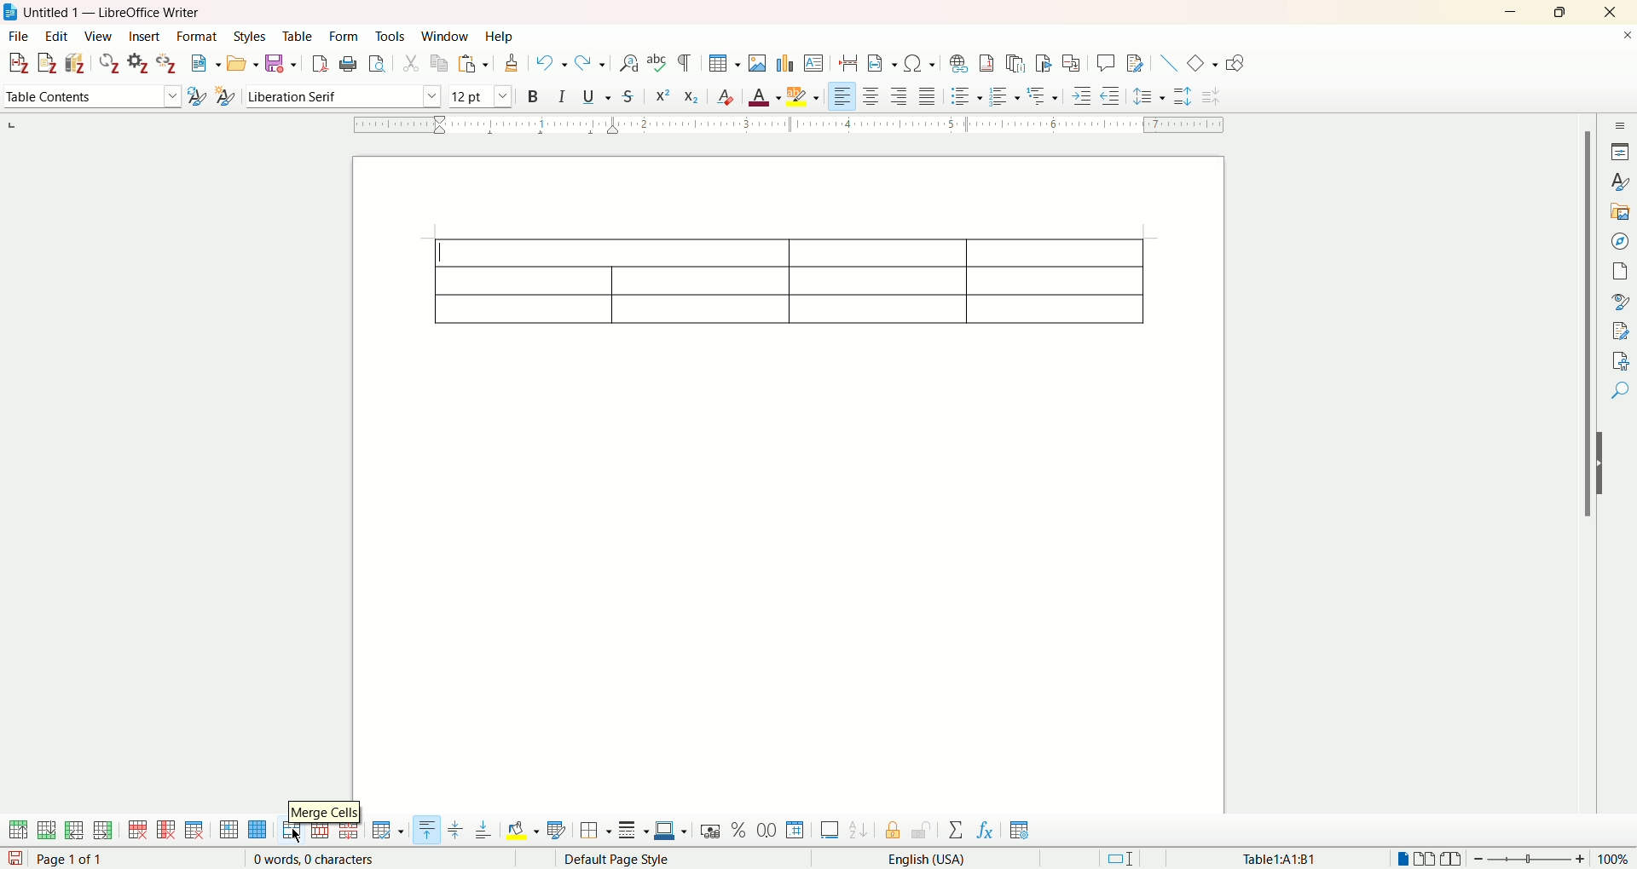  I want to click on insert hyperlink, so click(957, 65).